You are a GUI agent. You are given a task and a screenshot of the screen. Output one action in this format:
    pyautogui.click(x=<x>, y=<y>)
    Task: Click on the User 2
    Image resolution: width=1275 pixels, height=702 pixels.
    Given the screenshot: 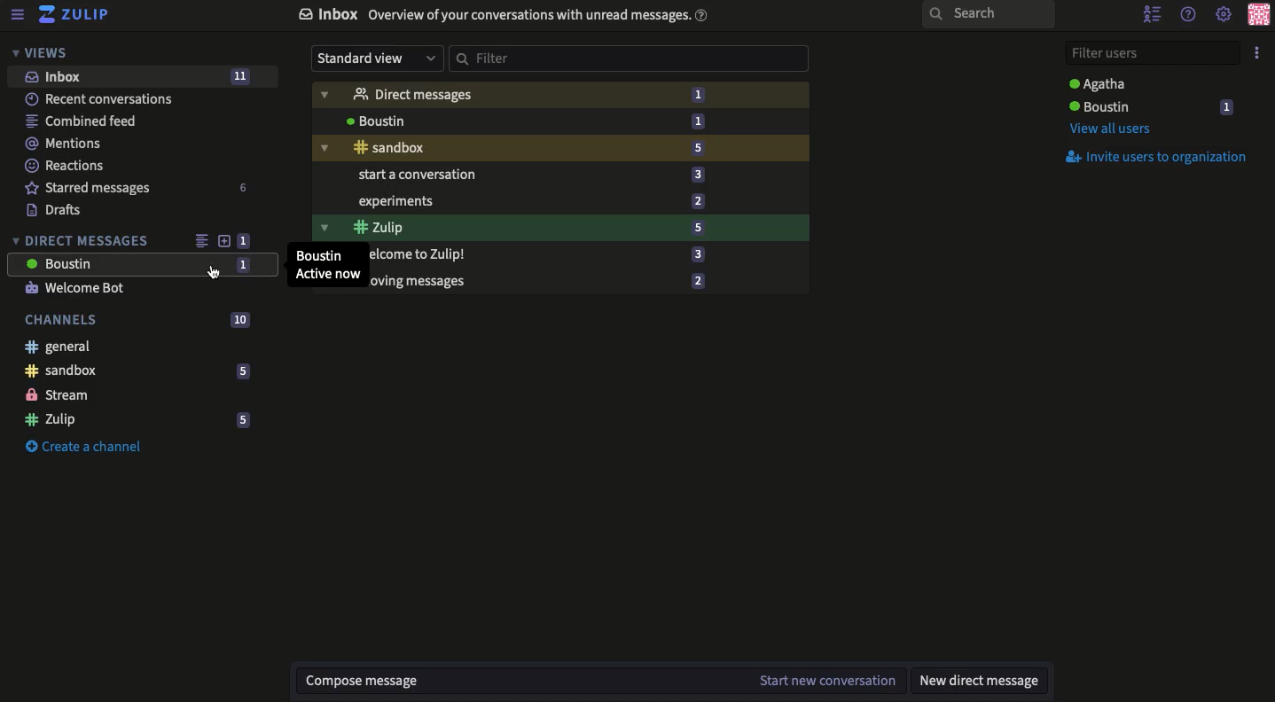 What is the action you would take?
    pyautogui.click(x=1154, y=107)
    